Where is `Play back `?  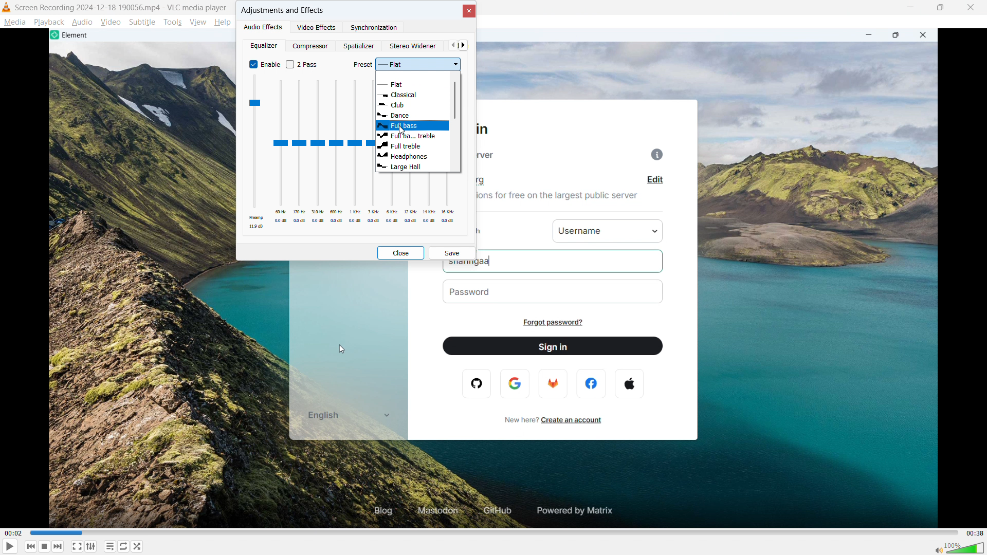 Play back  is located at coordinates (49, 22).